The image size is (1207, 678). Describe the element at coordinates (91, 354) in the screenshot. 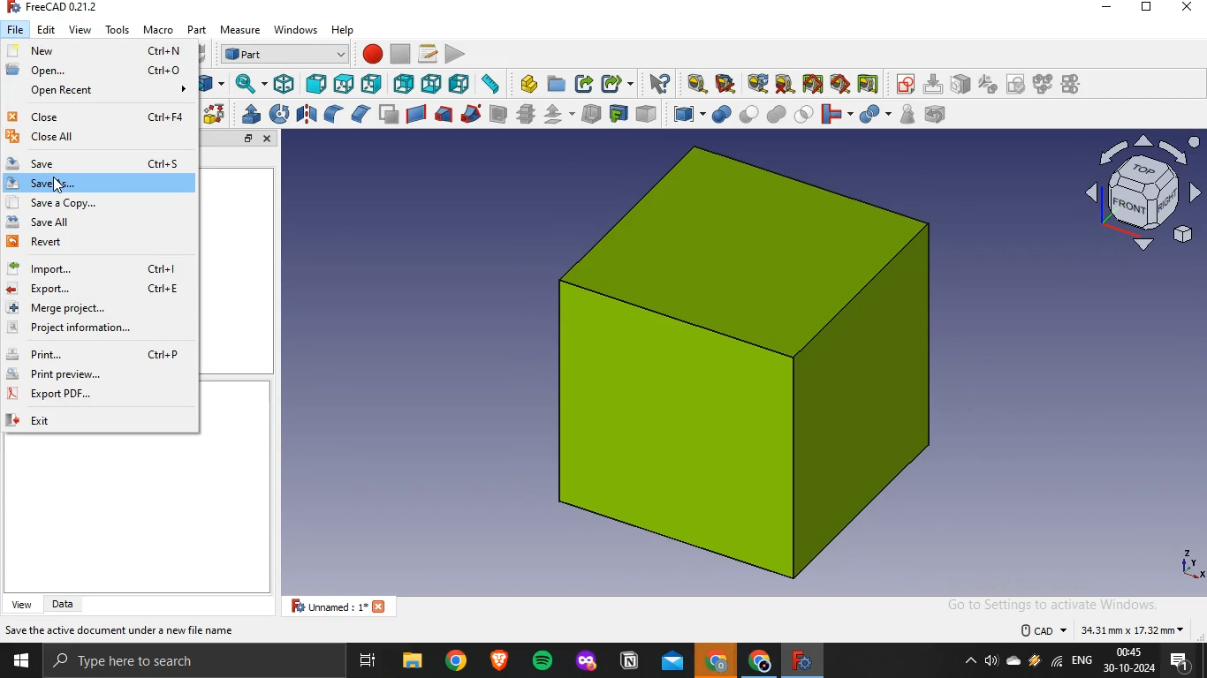

I see `print` at that location.